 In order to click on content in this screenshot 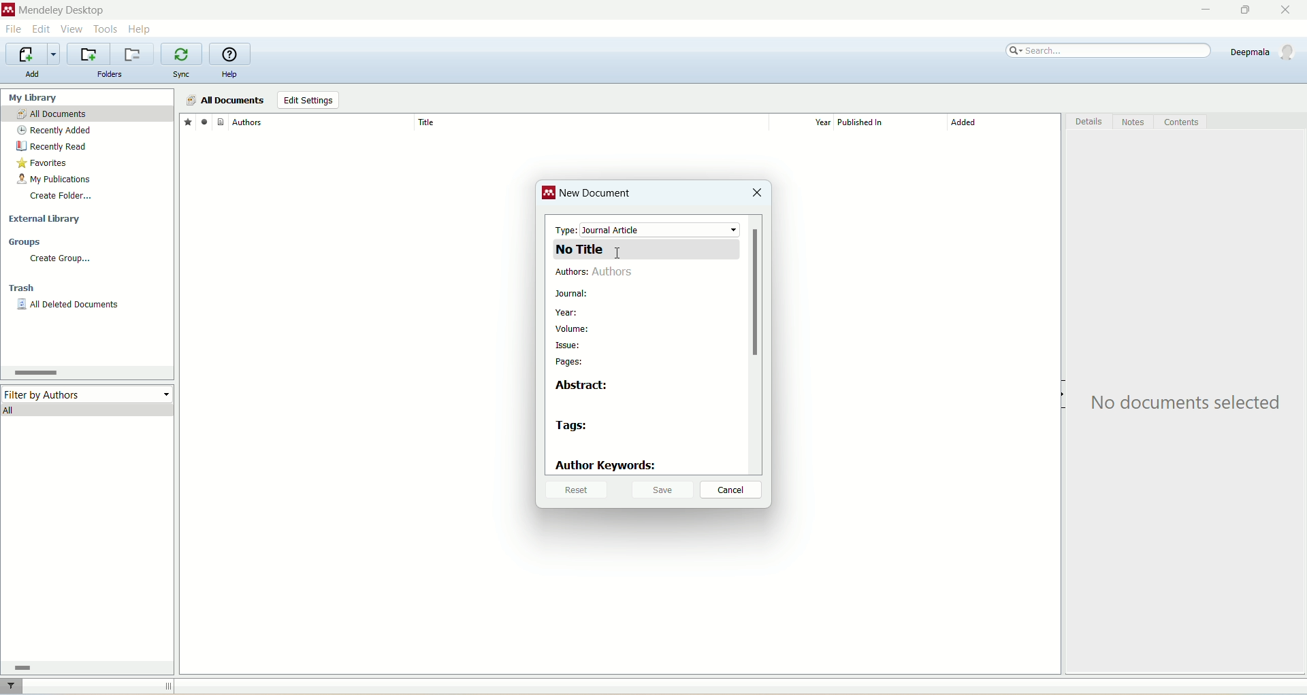, I will do `click(1181, 122)`.